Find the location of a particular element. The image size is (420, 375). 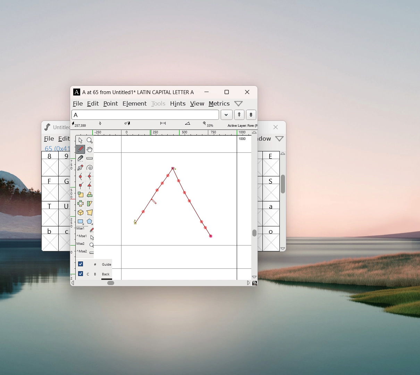

flip selection is located at coordinates (81, 205).